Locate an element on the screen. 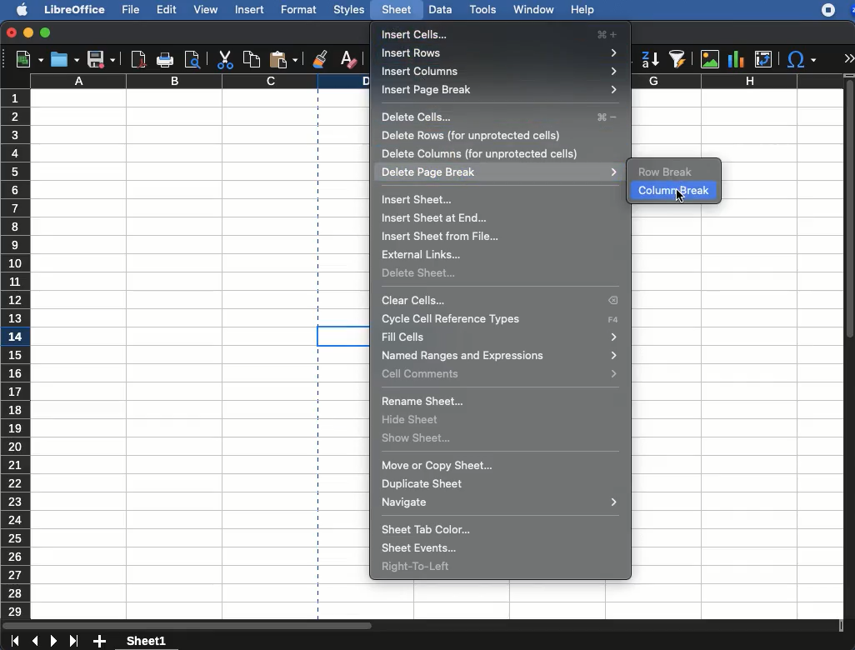  next sheet is located at coordinates (55, 642).